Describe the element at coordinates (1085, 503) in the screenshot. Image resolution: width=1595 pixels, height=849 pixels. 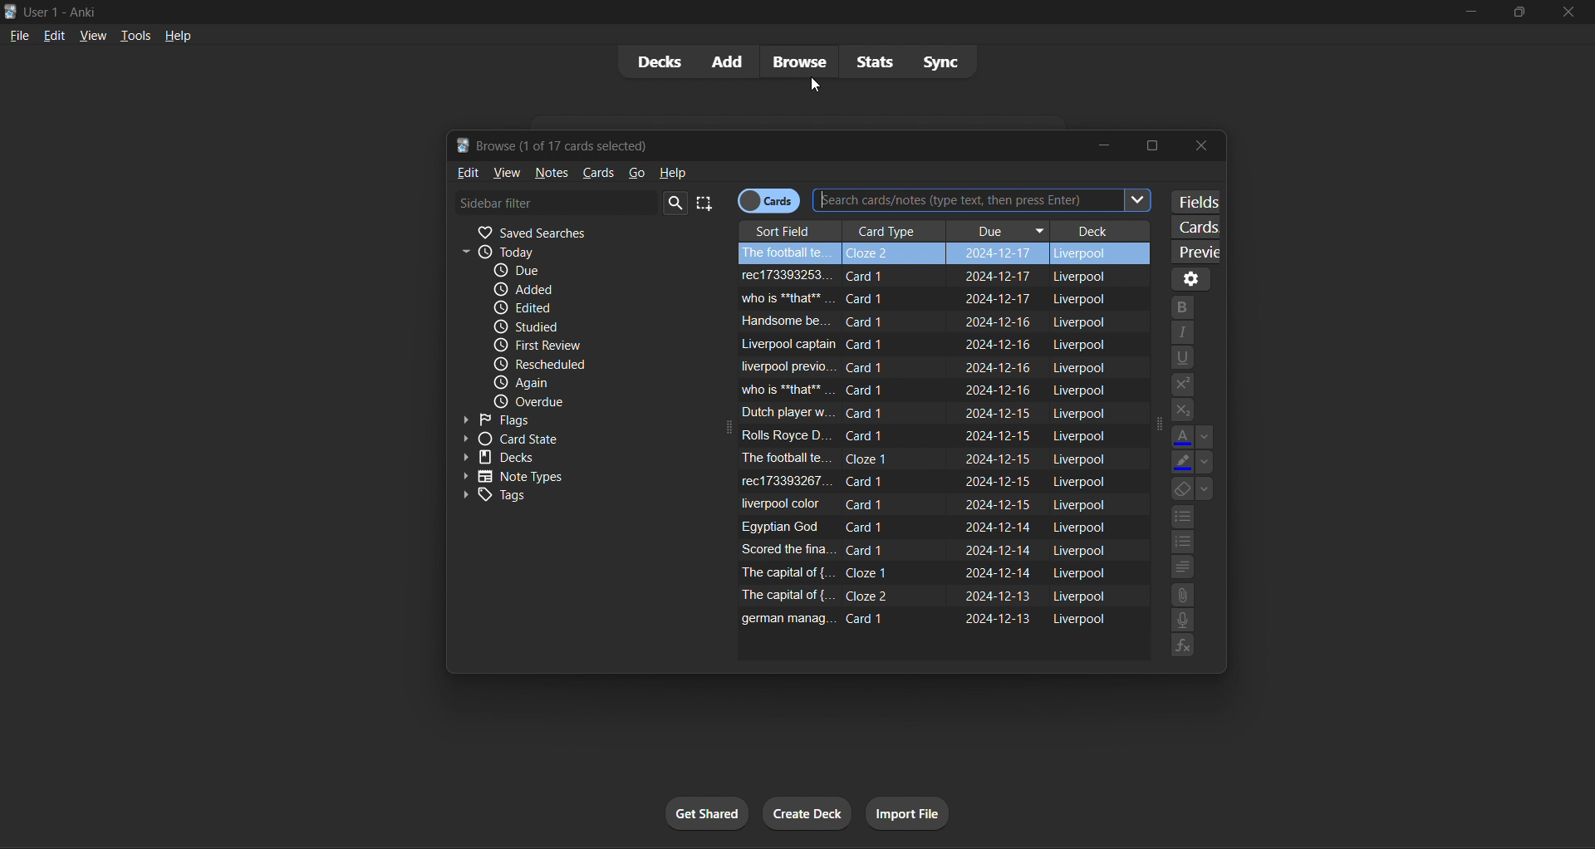
I see `liverpool` at that location.